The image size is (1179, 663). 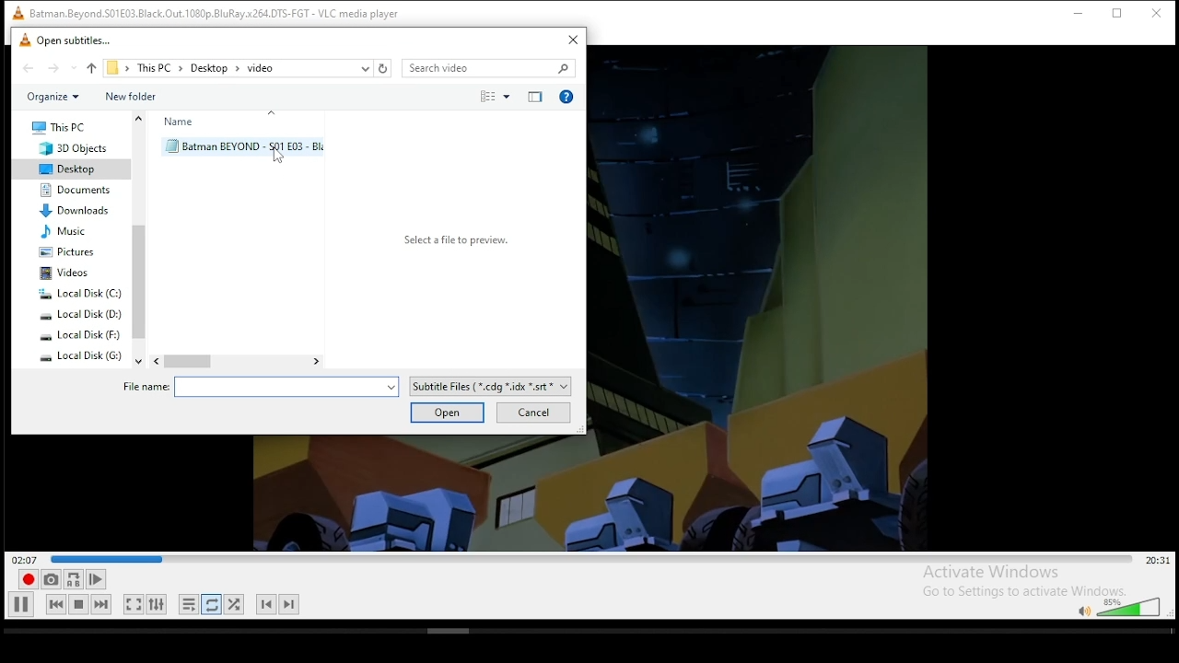 What do you see at coordinates (52, 96) in the screenshot?
I see `organize` at bounding box center [52, 96].